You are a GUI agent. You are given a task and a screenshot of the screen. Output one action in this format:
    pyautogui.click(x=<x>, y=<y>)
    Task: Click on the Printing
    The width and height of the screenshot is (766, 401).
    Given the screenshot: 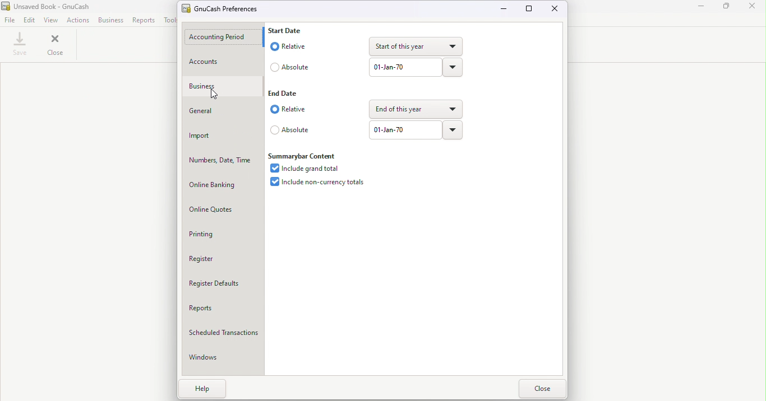 What is the action you would take?
    pyautogui.click(x=225, y=234)
    